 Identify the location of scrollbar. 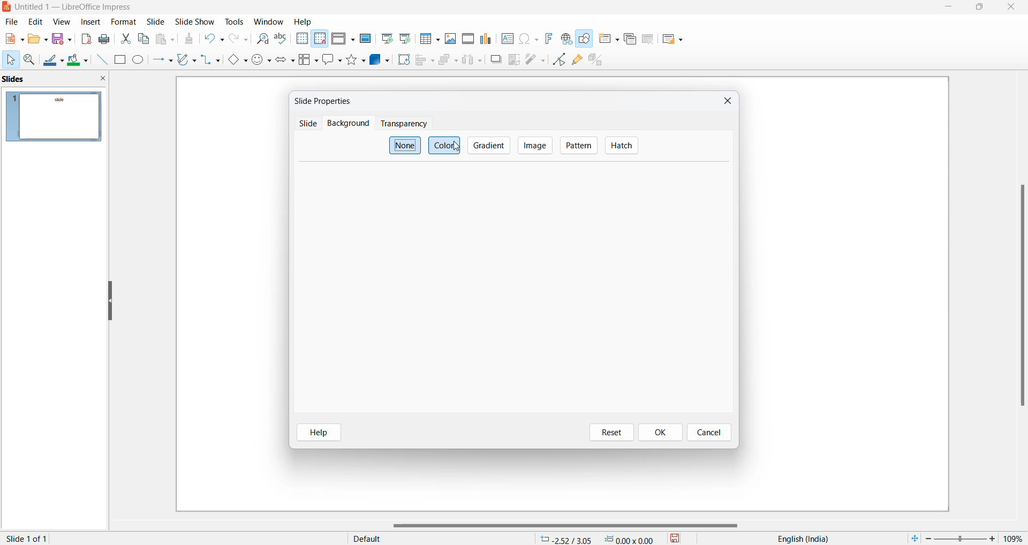
(571, 526).